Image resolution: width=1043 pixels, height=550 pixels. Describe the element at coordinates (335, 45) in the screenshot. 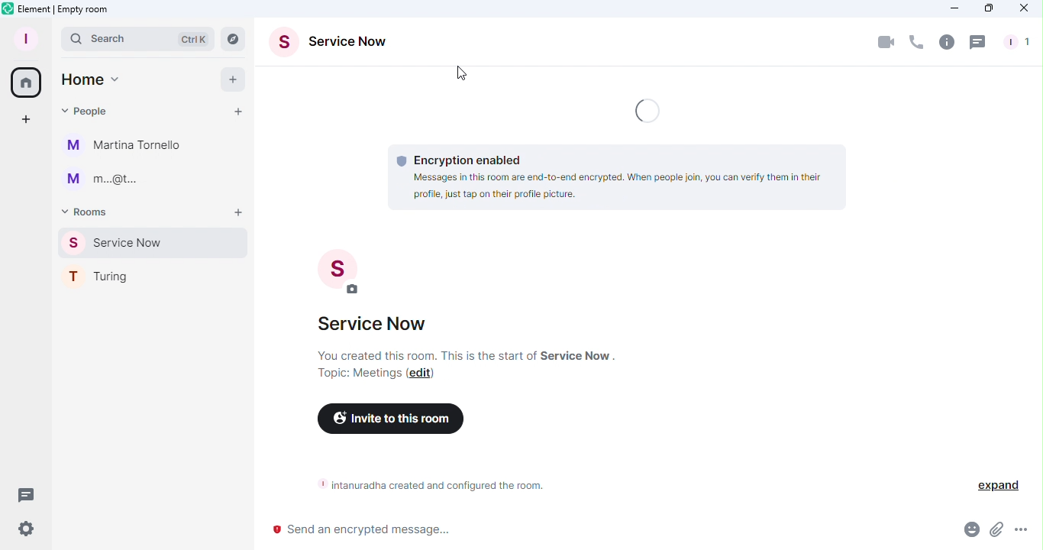

I see `Service now room` at that location.